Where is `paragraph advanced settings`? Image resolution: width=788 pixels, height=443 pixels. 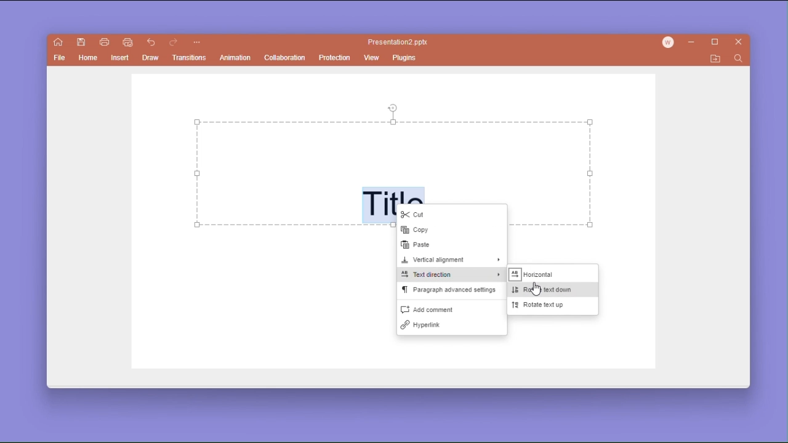 paragraph advanced settings is located at coordinates (451, 292).